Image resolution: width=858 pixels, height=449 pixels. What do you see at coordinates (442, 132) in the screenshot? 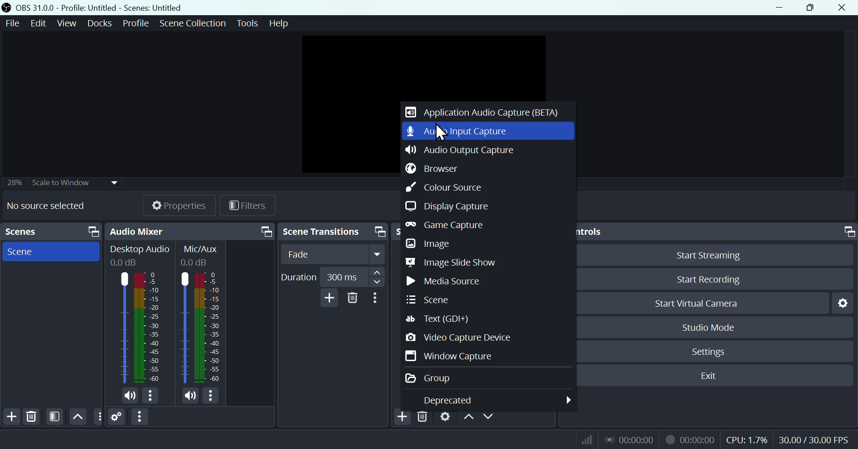
I see `Cursor` at bounding box center [442, 132].